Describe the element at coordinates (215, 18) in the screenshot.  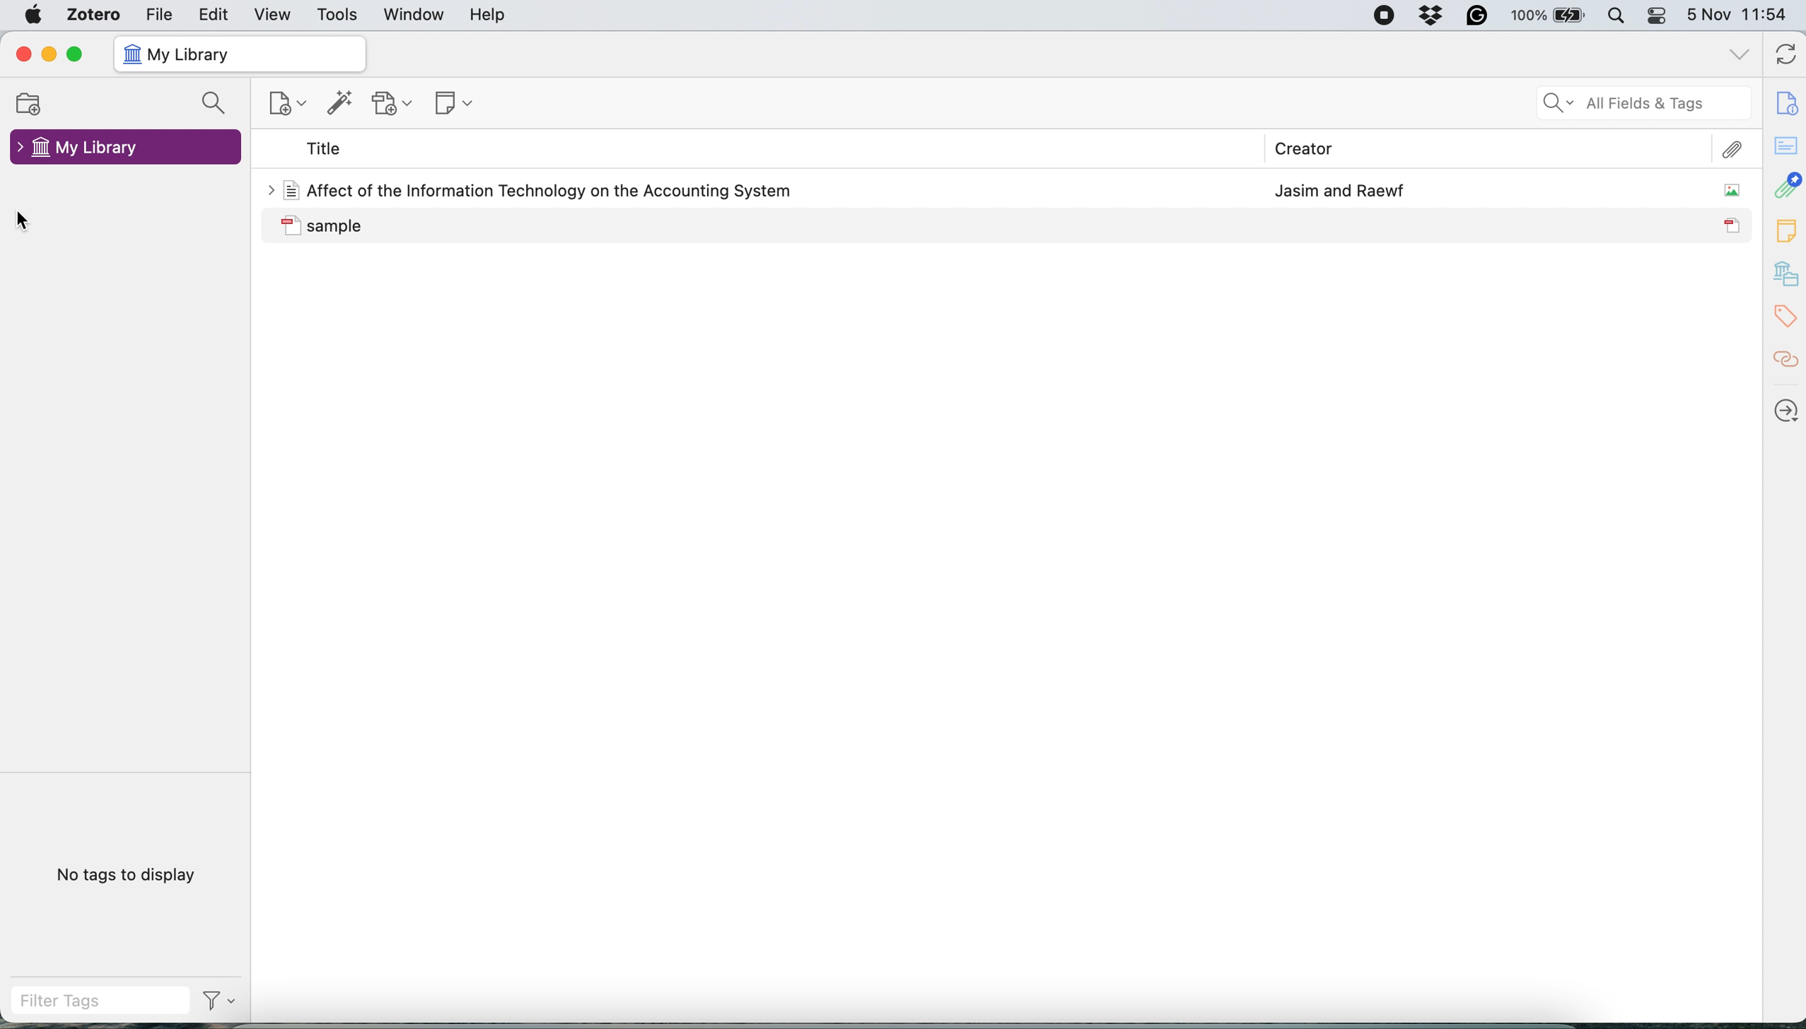
I see `edit` at that location.